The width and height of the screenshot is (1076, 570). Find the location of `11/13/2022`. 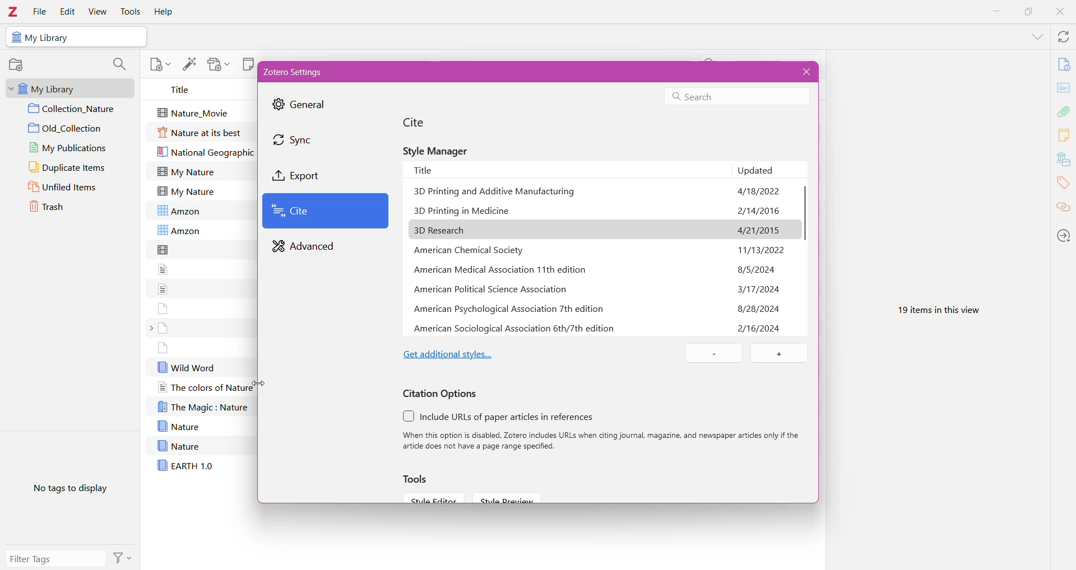

11/13/2022 is located at coordinates (762, 231).